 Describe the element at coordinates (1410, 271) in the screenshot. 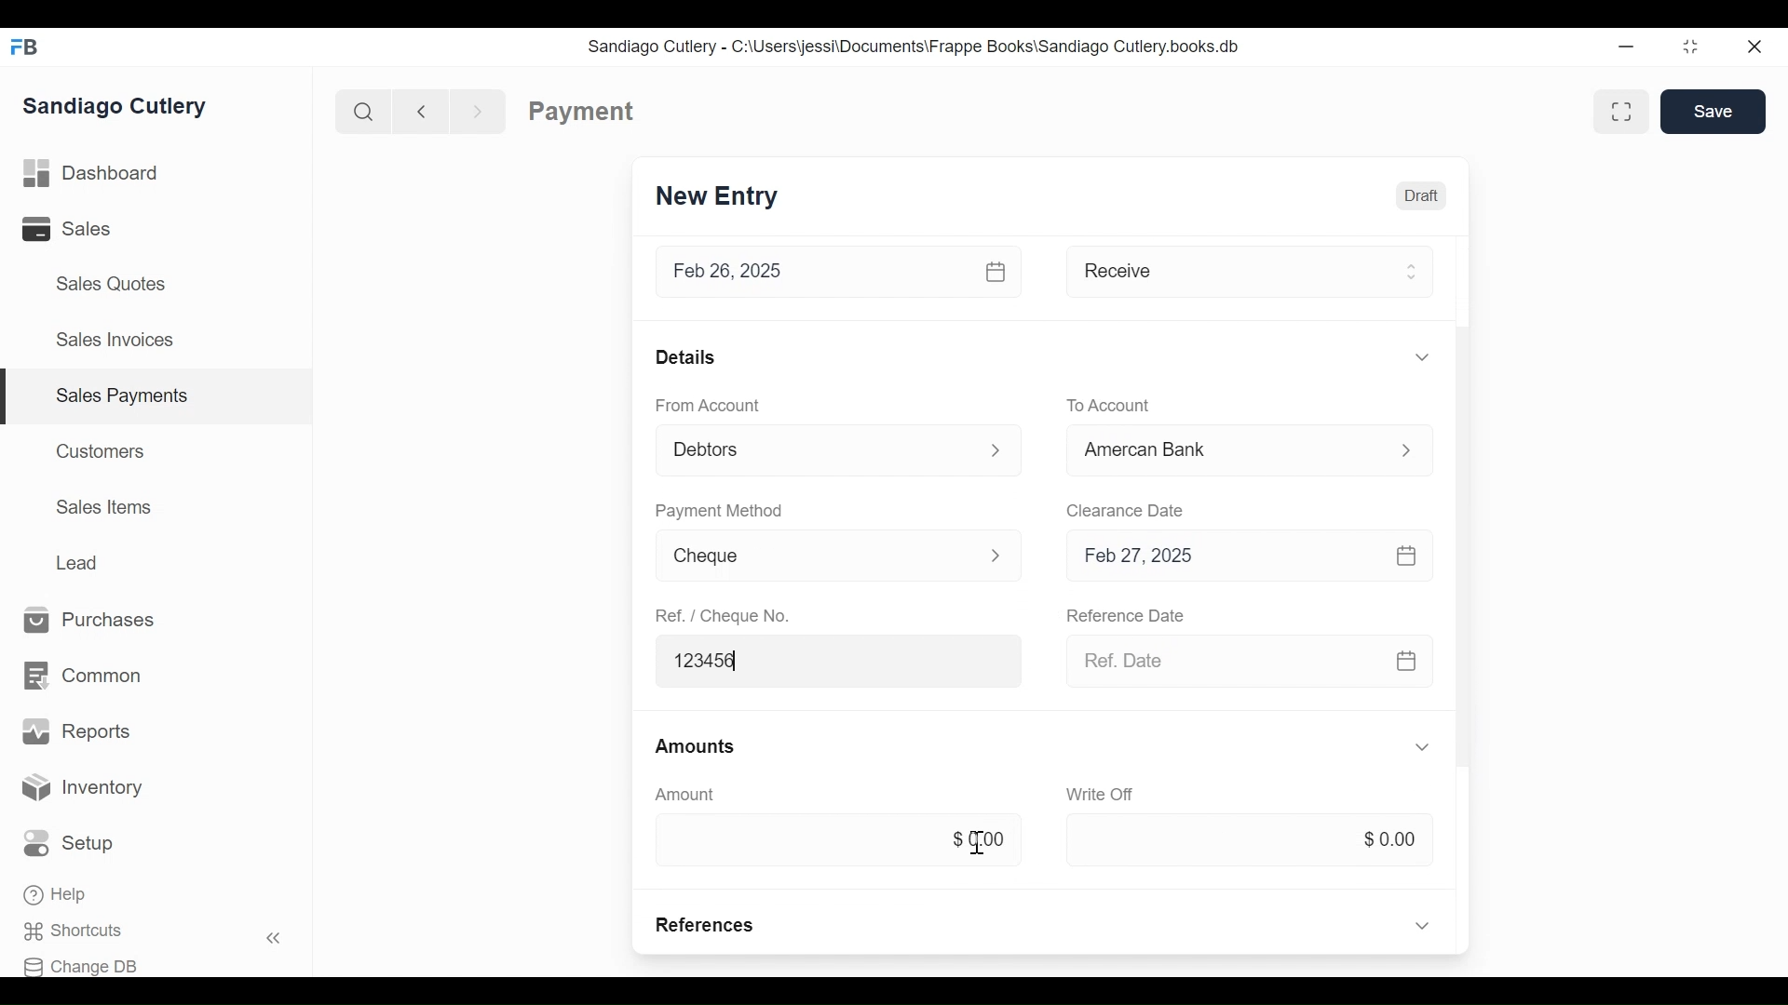

I see `Expand` at that location.